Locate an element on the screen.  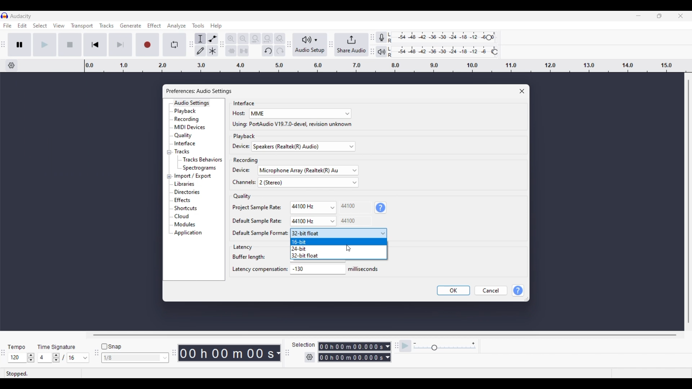
Quality is located at coordinates (192, 135).